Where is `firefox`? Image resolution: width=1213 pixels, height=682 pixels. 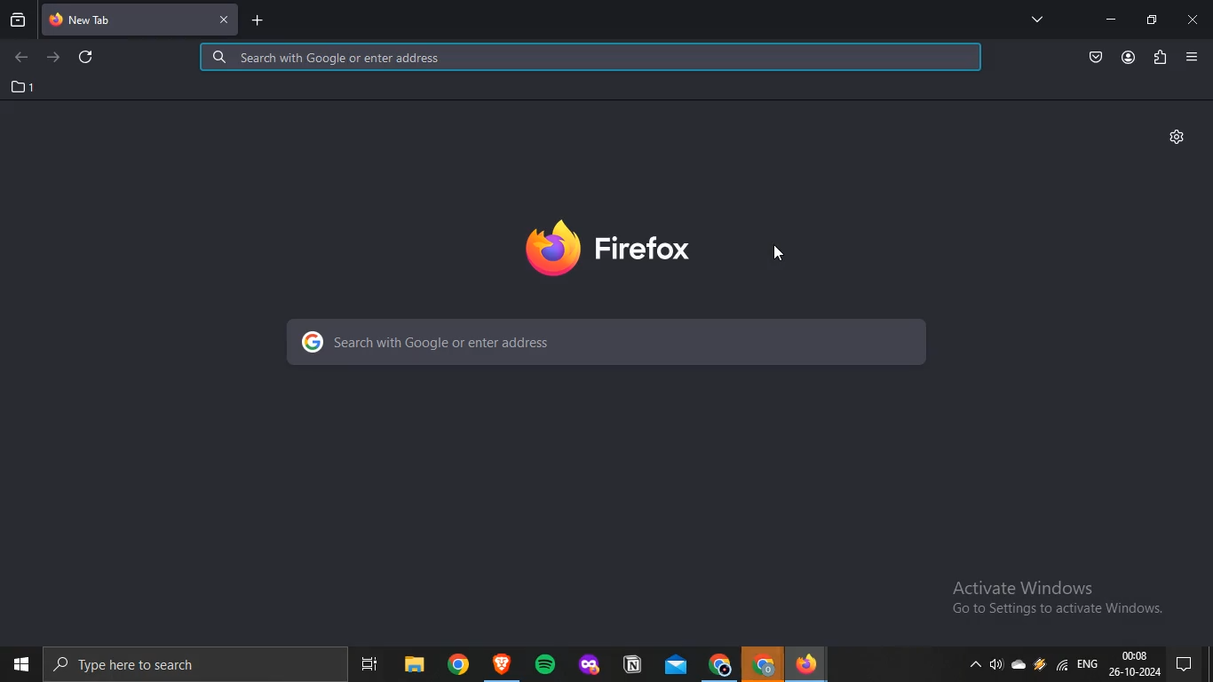 firefox is located at coordinates (813, 663).